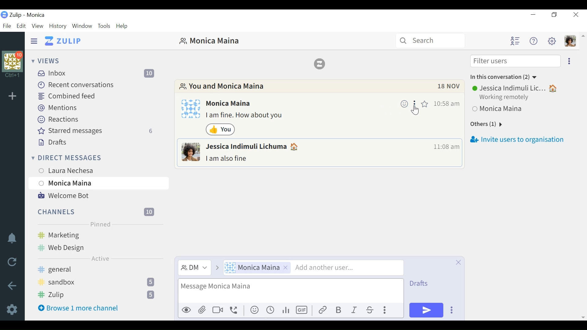 The image size is (587, 330). I want to click on File , so click(7, 26).